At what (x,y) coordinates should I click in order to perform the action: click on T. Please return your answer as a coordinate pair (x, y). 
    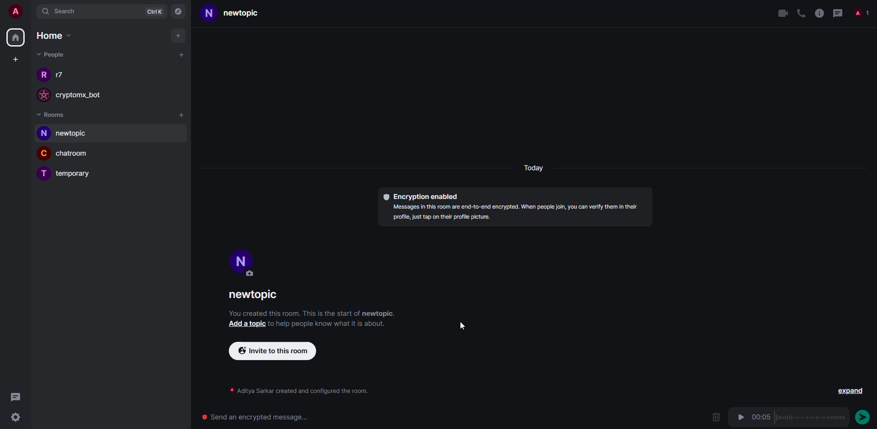
    Looking at the image, I should click on (42, 173).